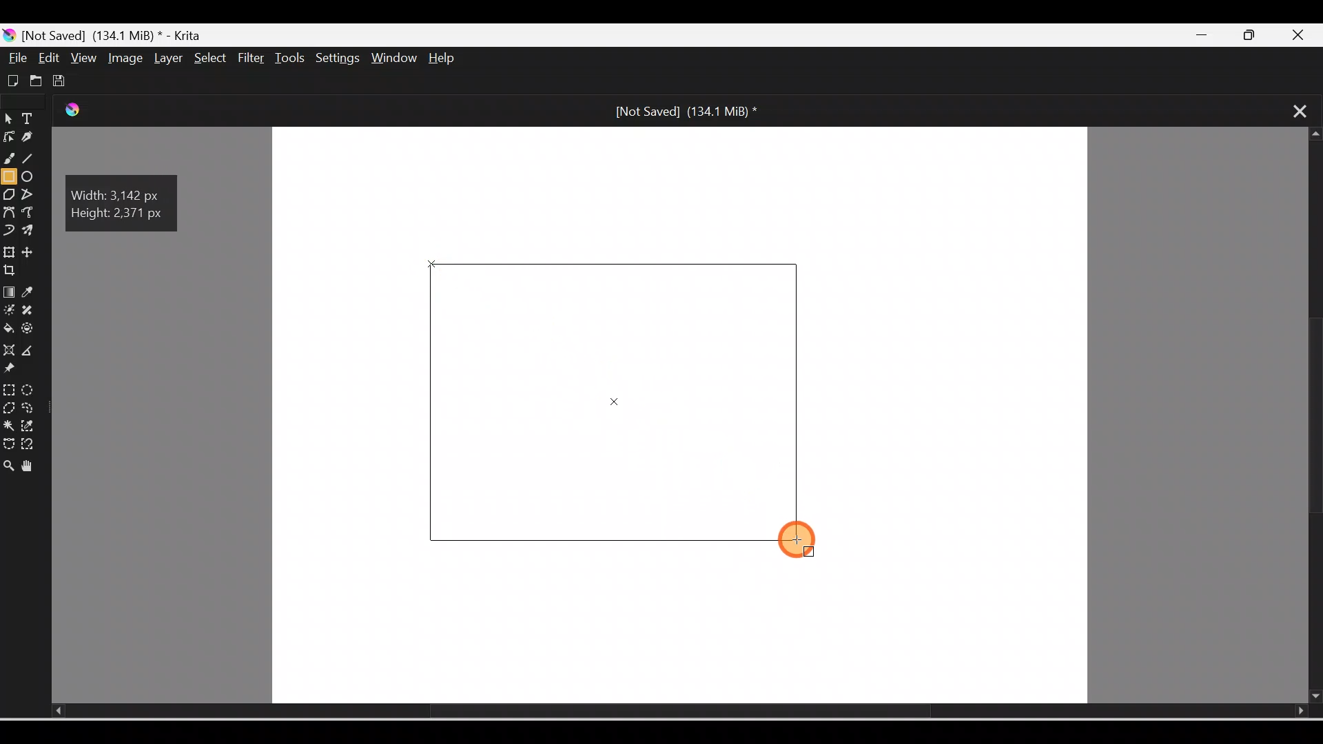 Image resolution: width=1323 pixels, height=744 pixels. Describe the element at coordinates (123, 58) in the screenshot. I see `Image` at that location.